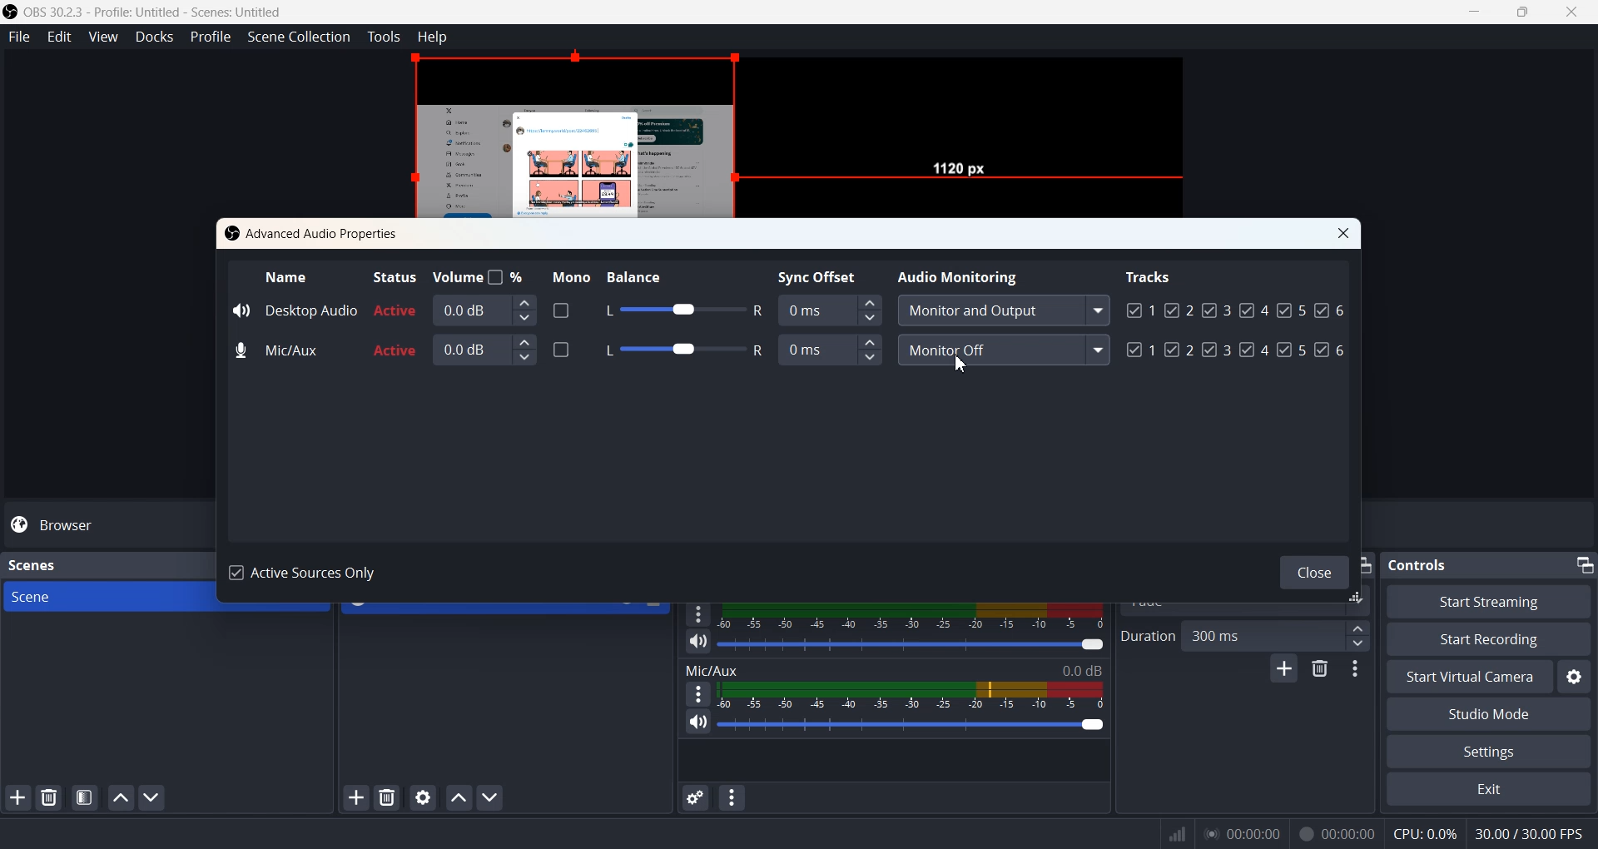 This screenshot has width=1598, height=849. What do you see at coordinates (119, 797) in the screenshot?
I see `Move scene up` at bounding box center [119, 797].